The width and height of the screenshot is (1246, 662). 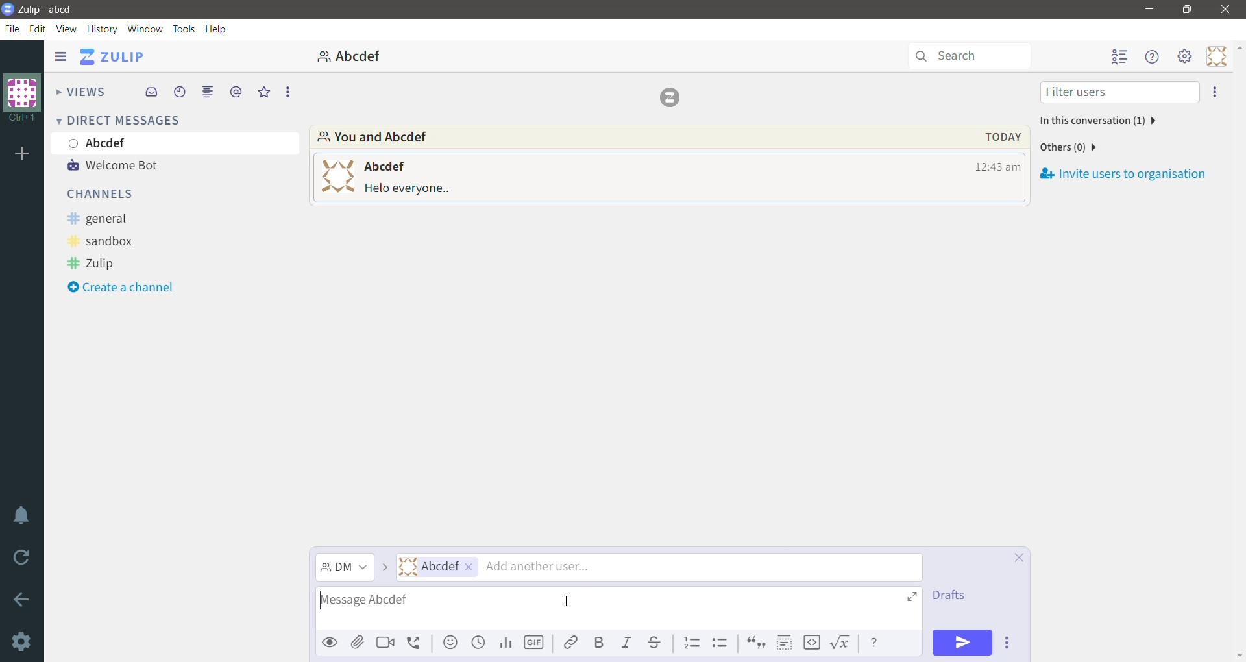 What do you see at coordinates (409, 190) in the screenshot?
I see `message` at bounding box center [409, 190].